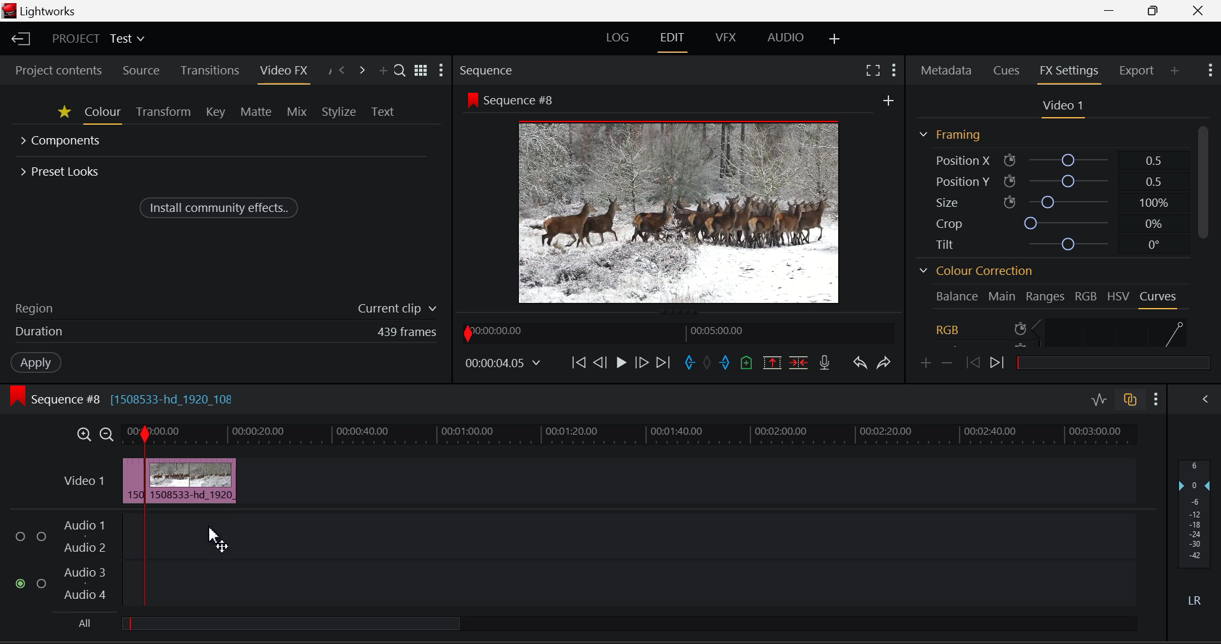 The height and width of the screenshot is (644, 1221). Describe the element at coordinates (974, 271) in the screenshot. I see `Colour Correction` at that location.